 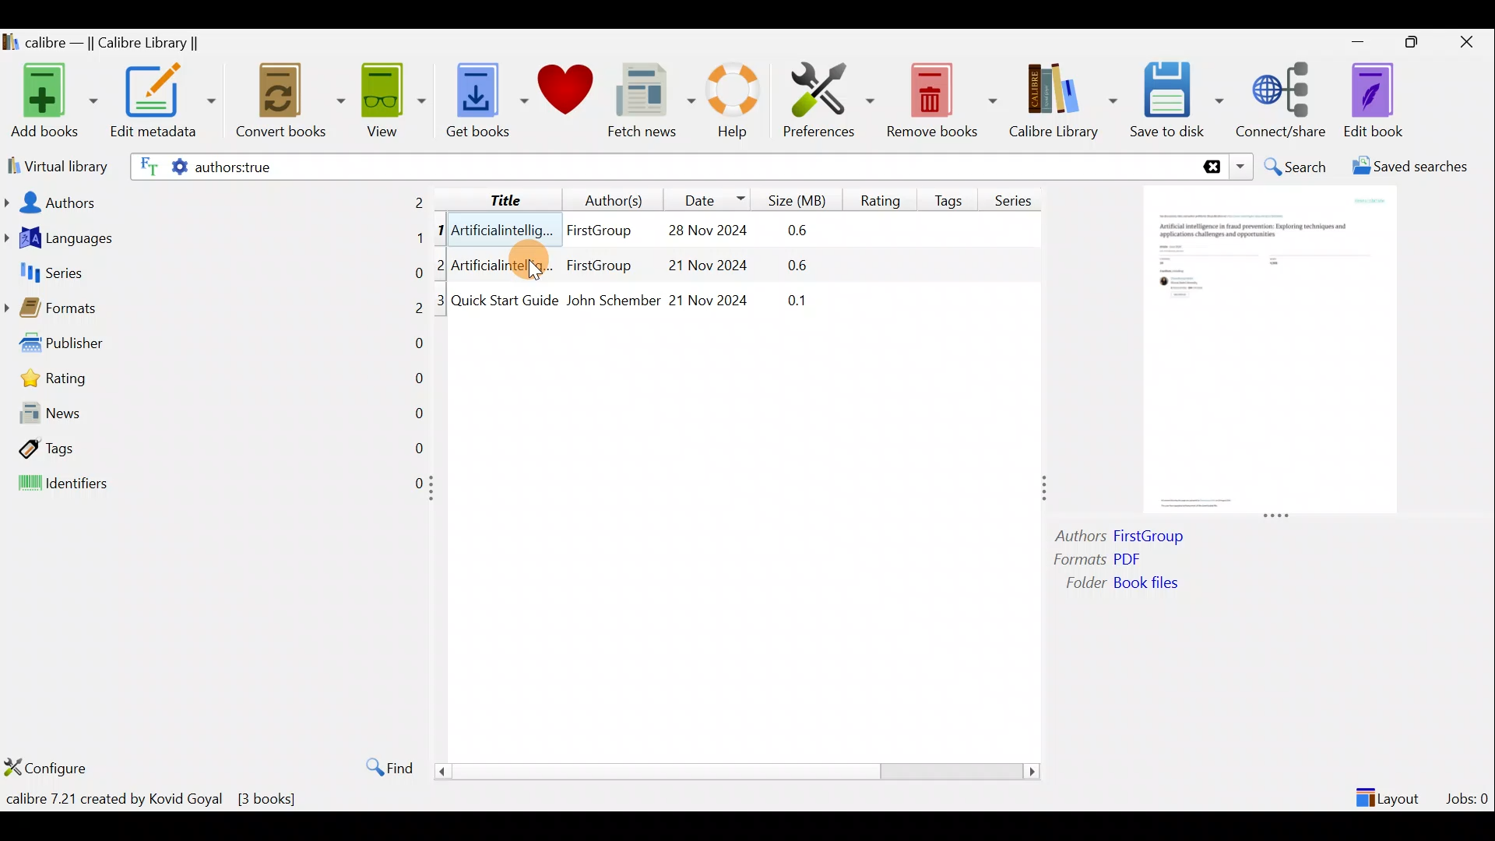 What do you see at coordinates (710, 298) in the screenshot?
I see `21 Nov 2024` at bounding box center [710, 298].